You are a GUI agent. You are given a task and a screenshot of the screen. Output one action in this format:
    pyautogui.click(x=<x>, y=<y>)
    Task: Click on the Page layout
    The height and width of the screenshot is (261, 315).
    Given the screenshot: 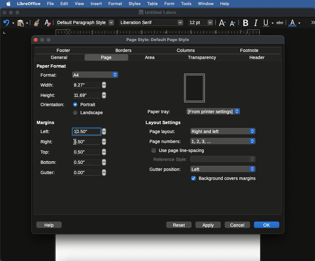 What is the action you would take?
    pyautogui.click(x=202, y=131)
    